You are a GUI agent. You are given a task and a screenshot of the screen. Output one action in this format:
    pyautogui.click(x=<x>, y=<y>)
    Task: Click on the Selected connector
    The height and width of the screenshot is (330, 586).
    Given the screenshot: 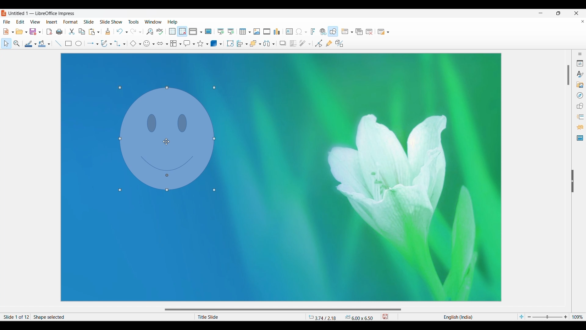 What is the action you would take?
    pyautogui.click(x=118, y=43)
    